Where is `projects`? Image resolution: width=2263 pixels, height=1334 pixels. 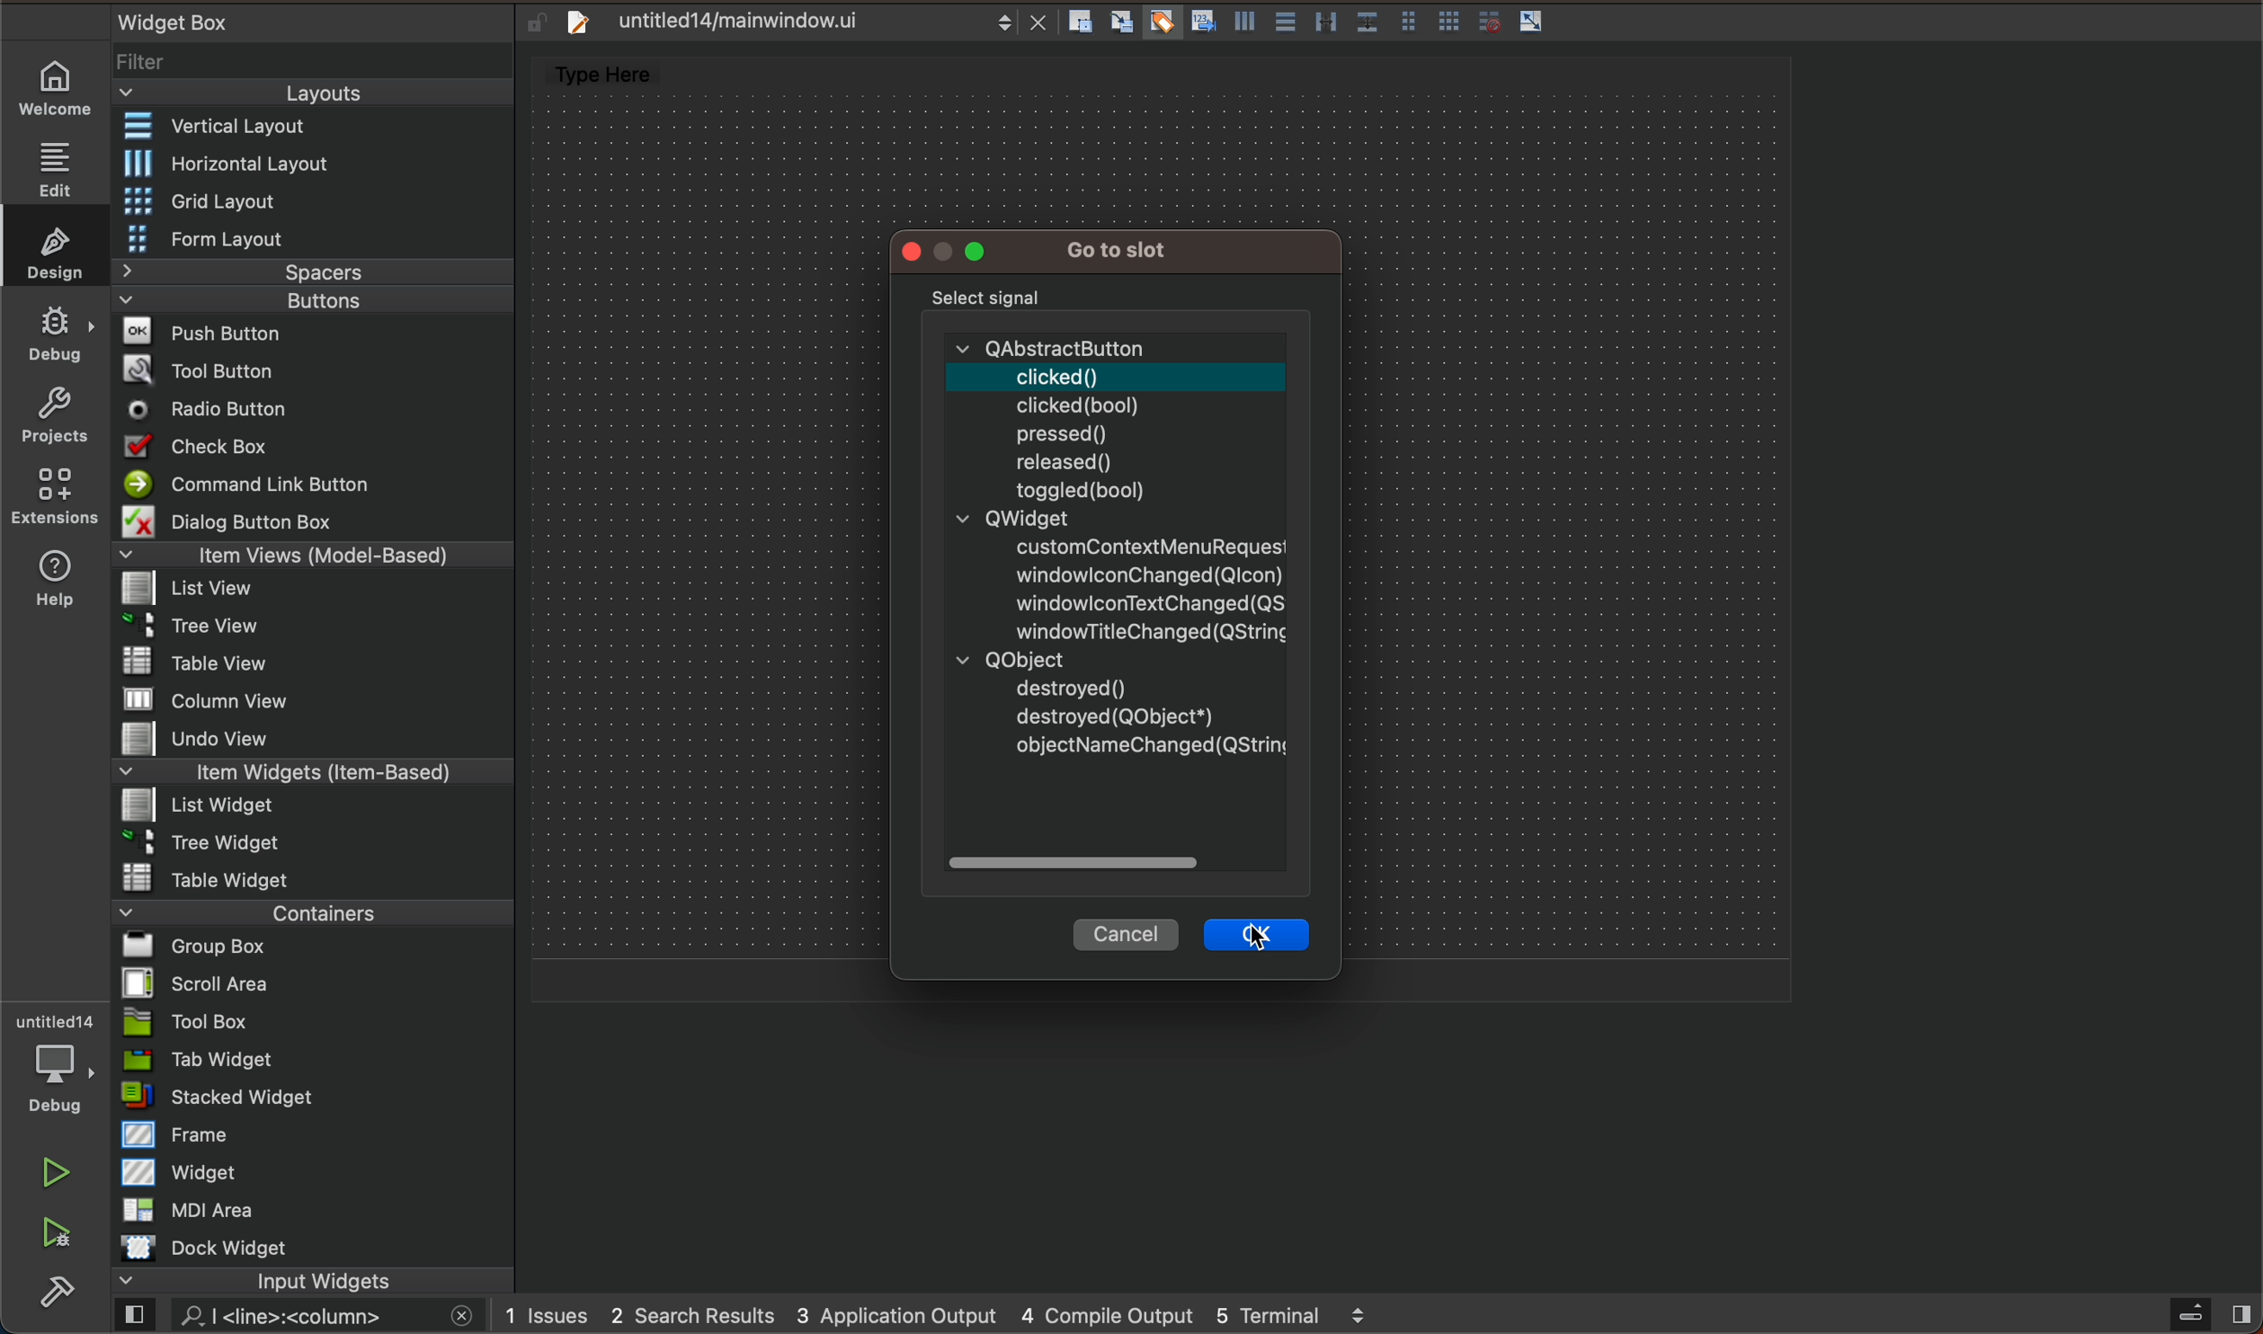 projects is located at coordinates (53, 414).